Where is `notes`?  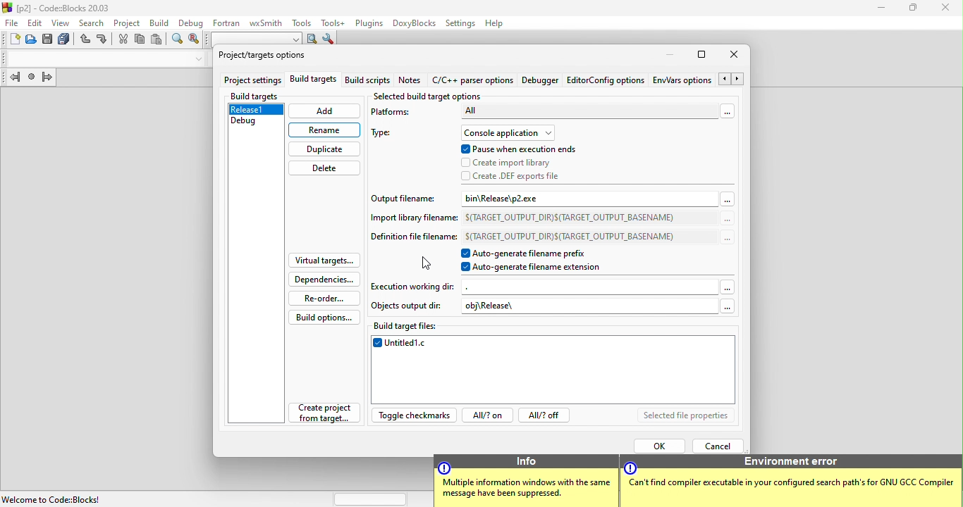
notes is located at coordinates (415, 81).